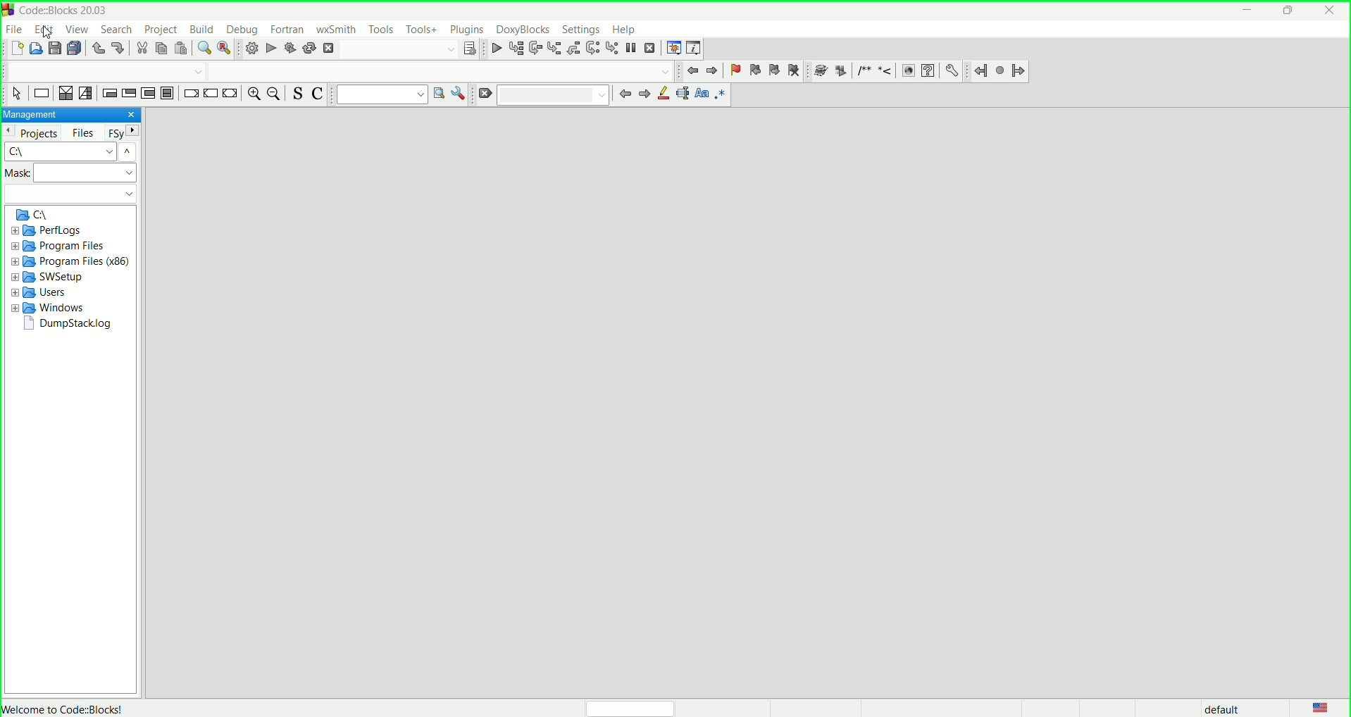  What do you see at coordinates (711, 70) in the screenshot?
I see `jump forward` at bounding box center [711, 70].